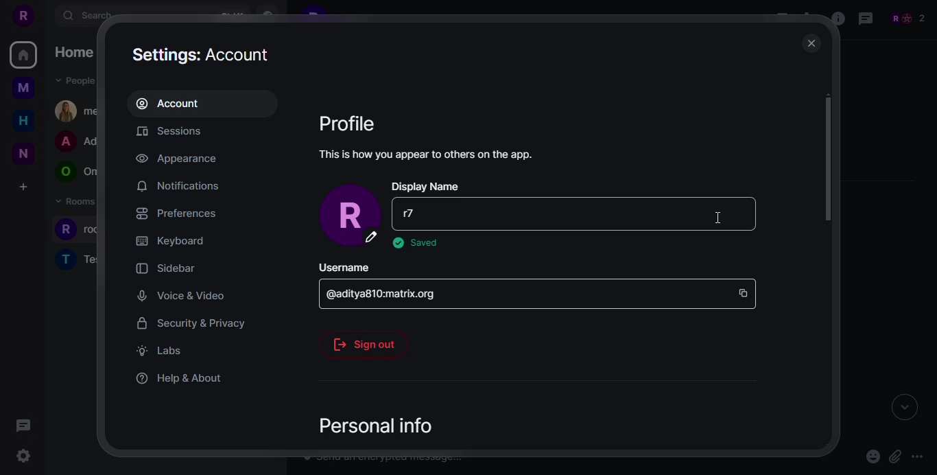 The image size is (937, 475). What do you see at coordinates (87, 16) in the screenshot?
I see `search` at bounding box center [87, 16].